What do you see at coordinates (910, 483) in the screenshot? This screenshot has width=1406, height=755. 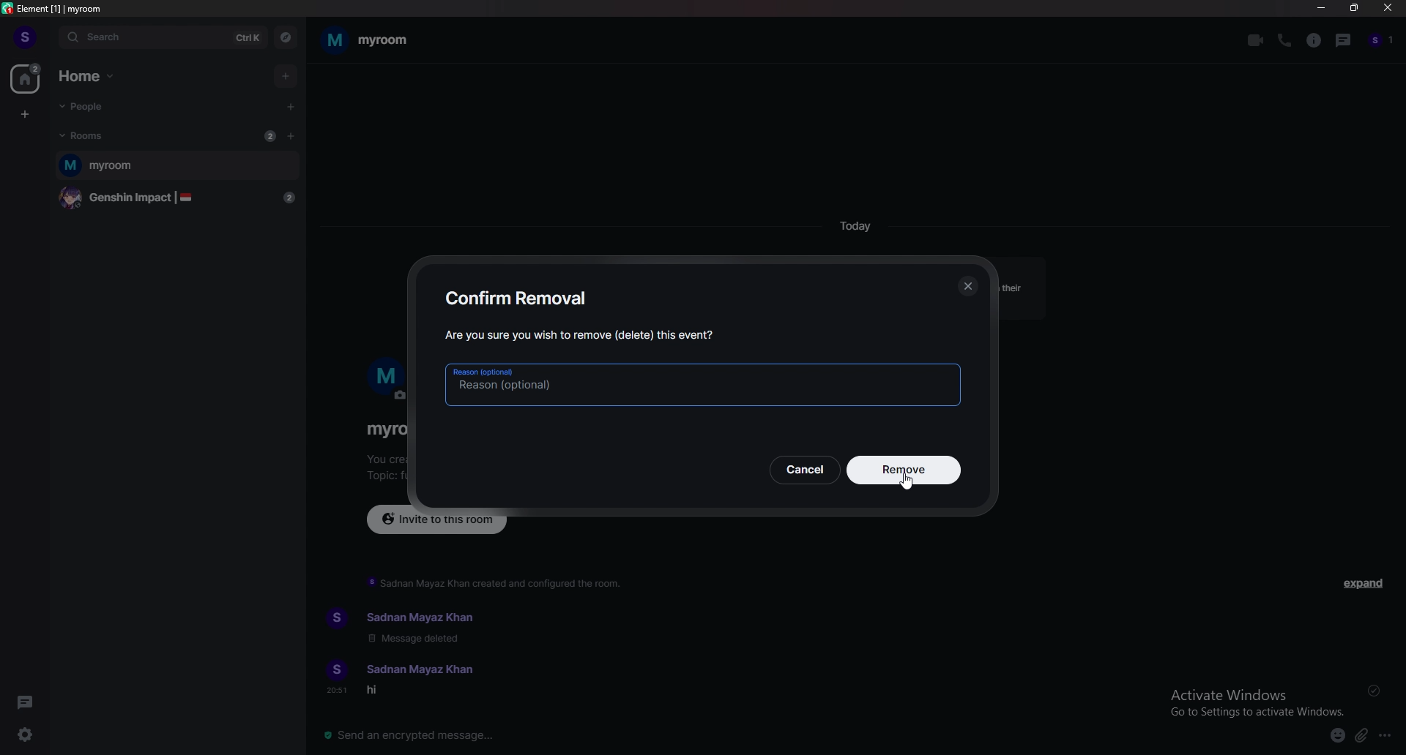 I see `cursor` at bounding box center [910, 483].